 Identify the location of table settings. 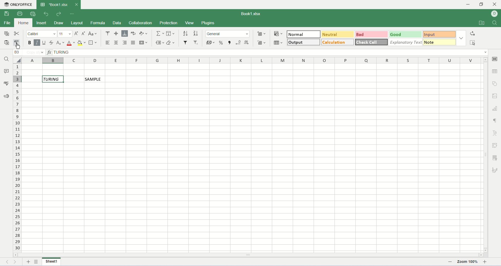
(495, 72).